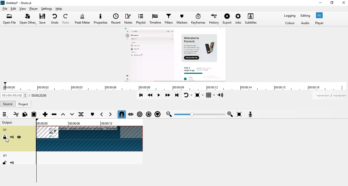 This screenshot has width=348, height=186. I want to click on current position, so click(14, 96).